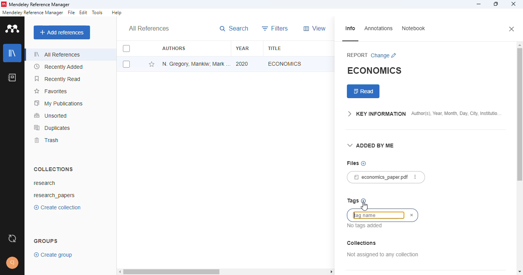  I want to click on adding the tag, so click(377, 217).